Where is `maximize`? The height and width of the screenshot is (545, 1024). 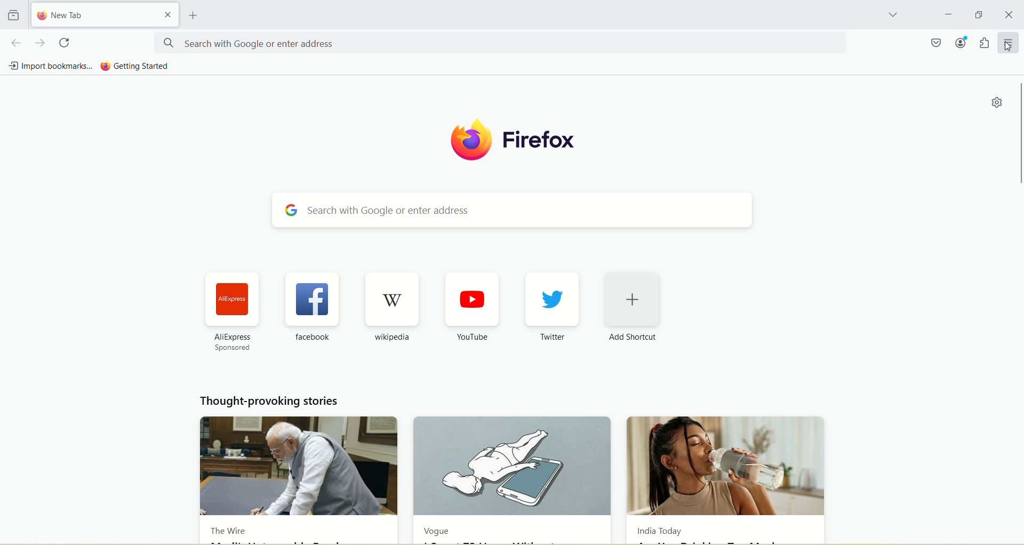 maximize is located at coordinates (980, 13).